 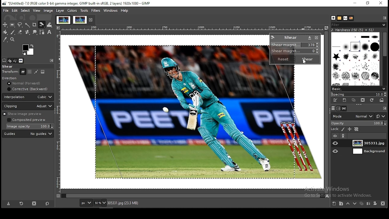 What do you see at coordinates (51, 61) in the screenshot?
I see `configure this tab` at bounding box center [51, 61].